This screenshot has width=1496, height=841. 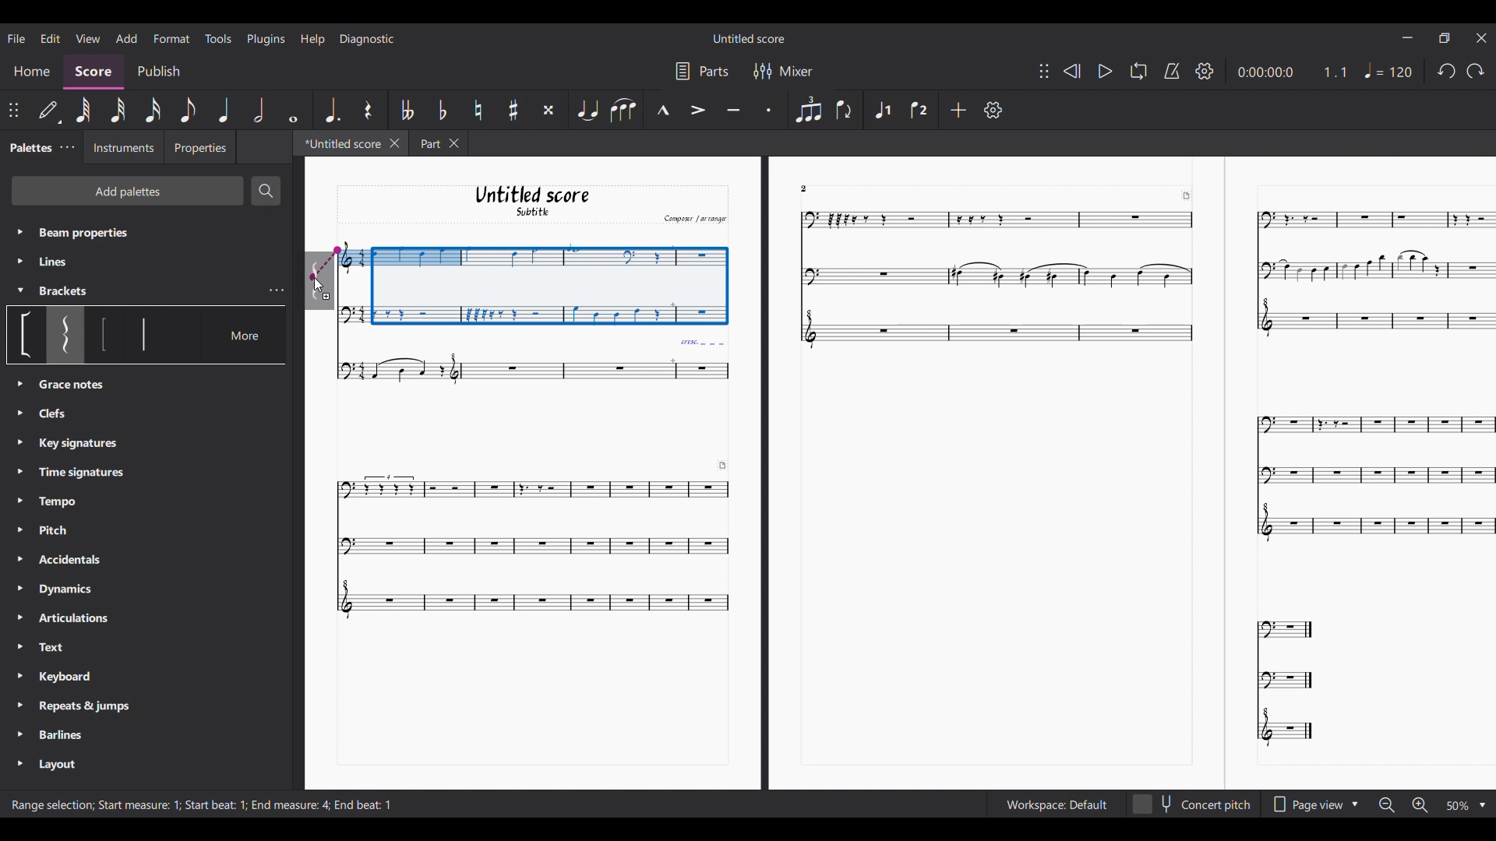 I want to click on Add, so click(x=958, y=109).